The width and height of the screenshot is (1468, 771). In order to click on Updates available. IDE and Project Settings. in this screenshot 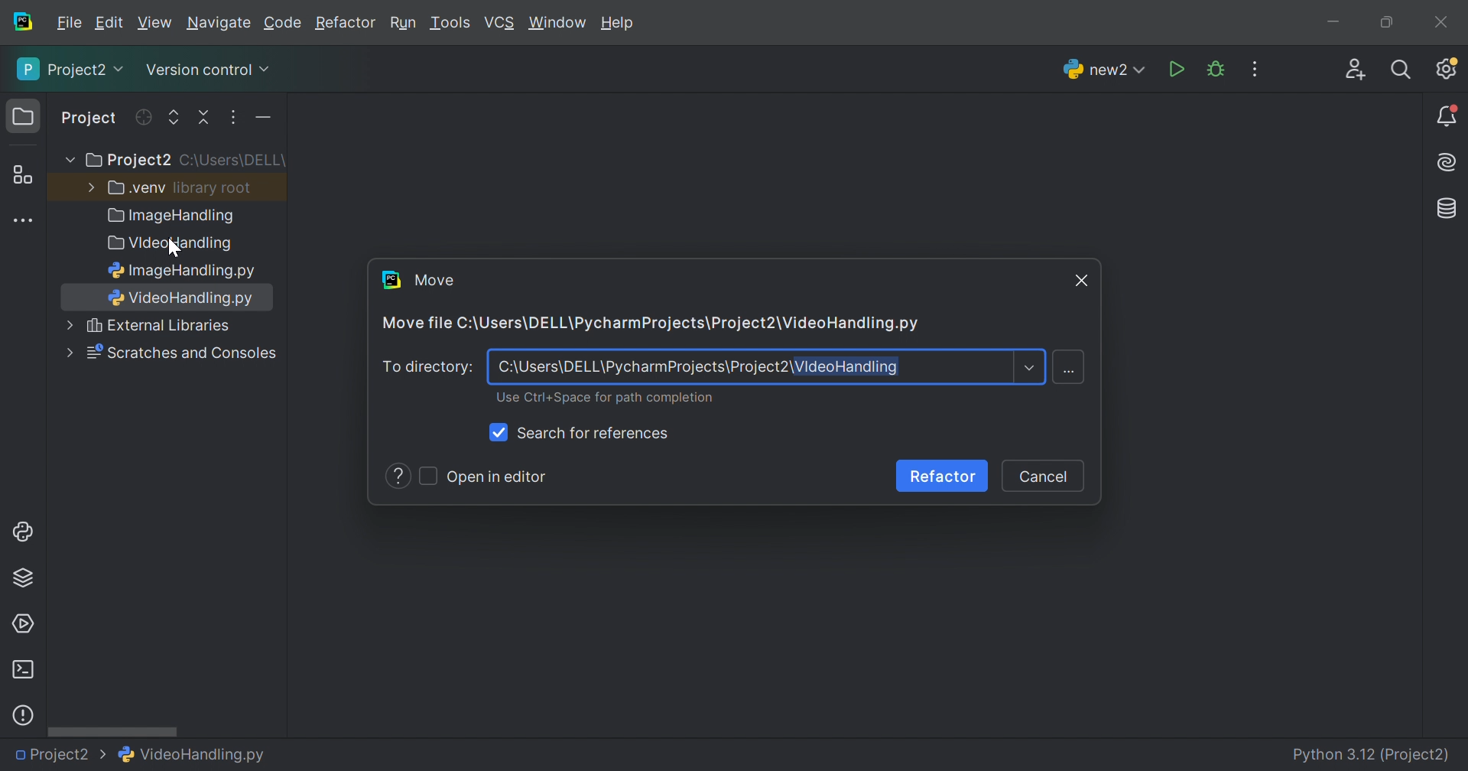, I will do `click(1446, 68)`.